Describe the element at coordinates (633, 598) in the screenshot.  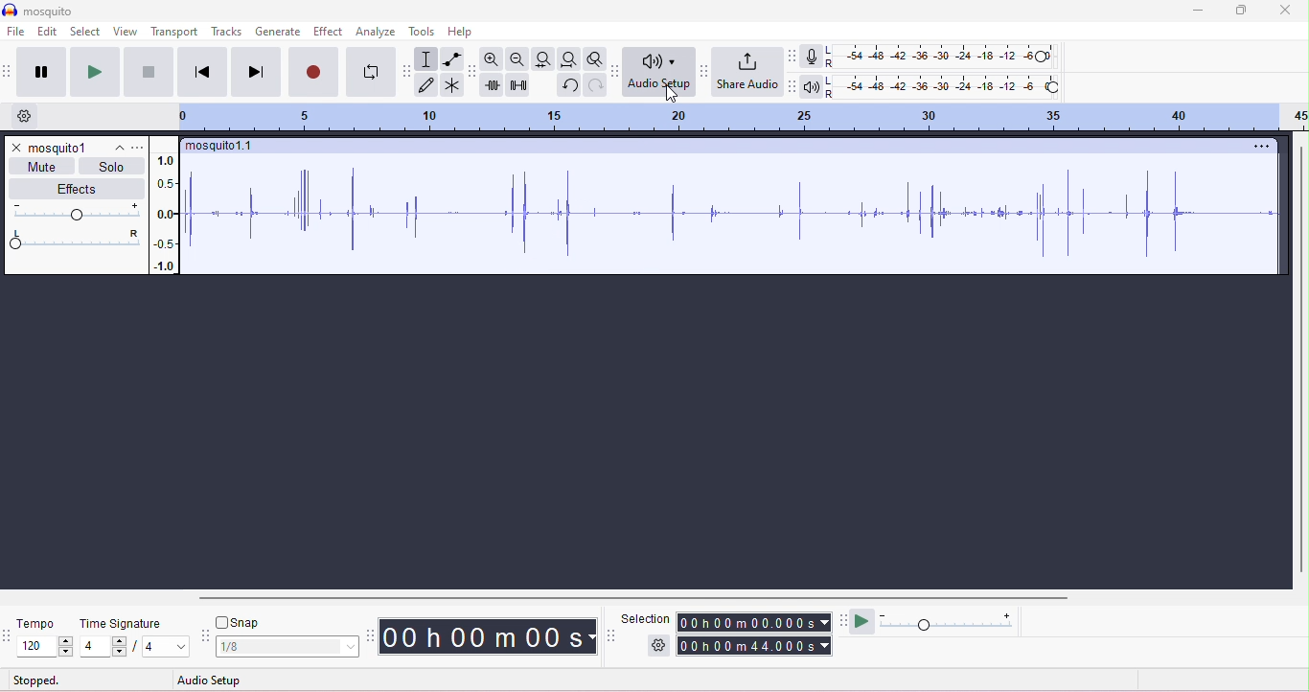
I see `horizontal scroll bar` at that location.